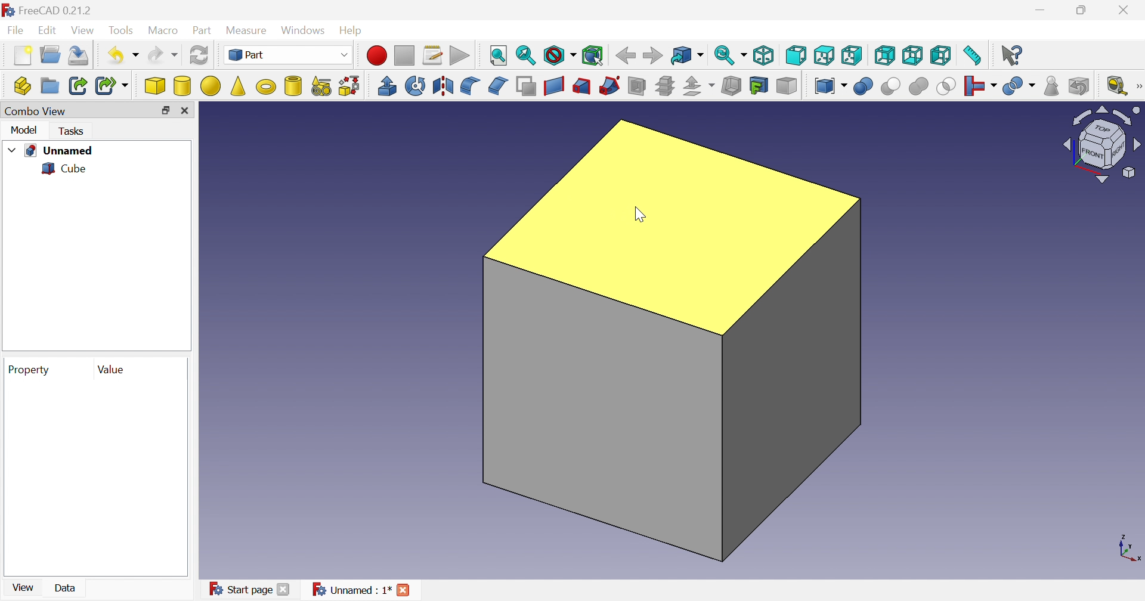  Describe the element at coordinates (31, 370) in the screenshot. I see `Property` at that location.